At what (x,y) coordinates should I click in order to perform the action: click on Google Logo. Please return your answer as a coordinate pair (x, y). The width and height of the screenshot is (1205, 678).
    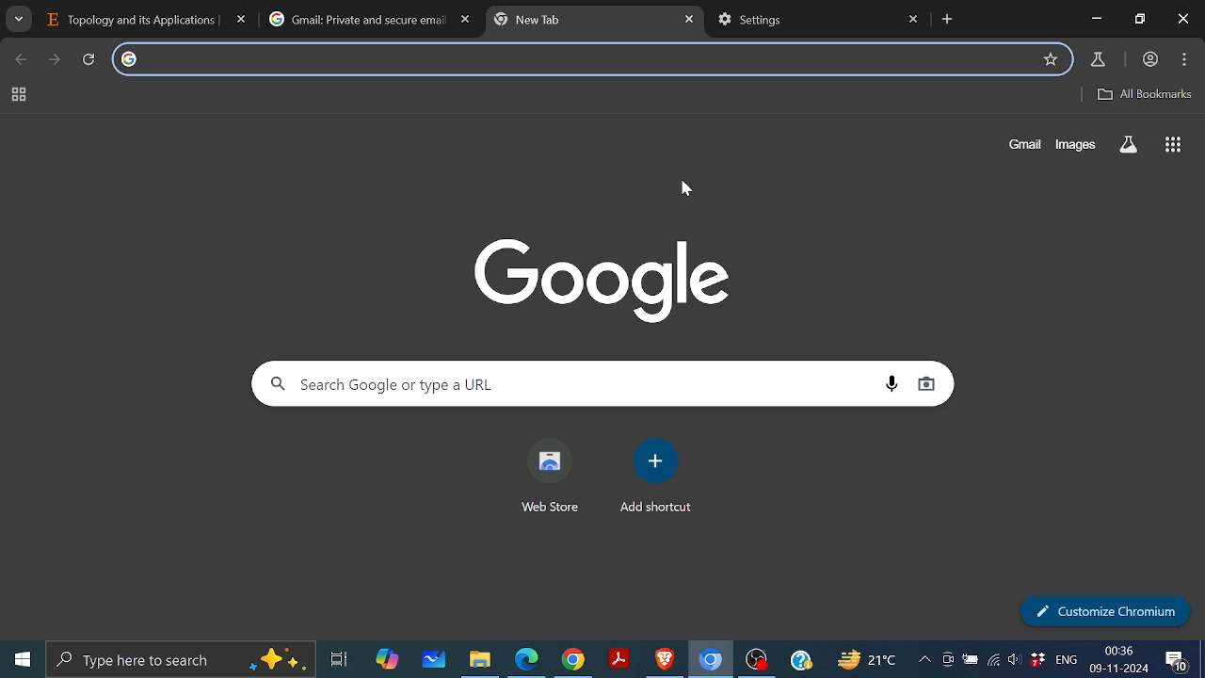
    Looking at the image, I should click on (622, 277).